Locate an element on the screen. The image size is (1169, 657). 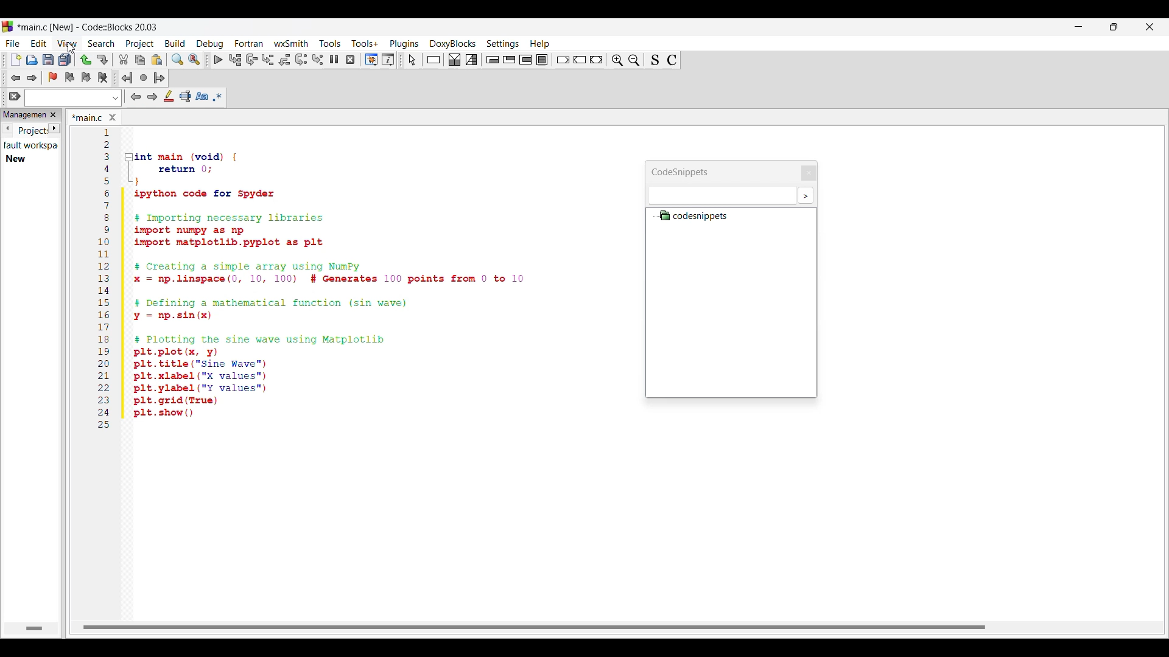
Redo is located at coordinates (103, 60).